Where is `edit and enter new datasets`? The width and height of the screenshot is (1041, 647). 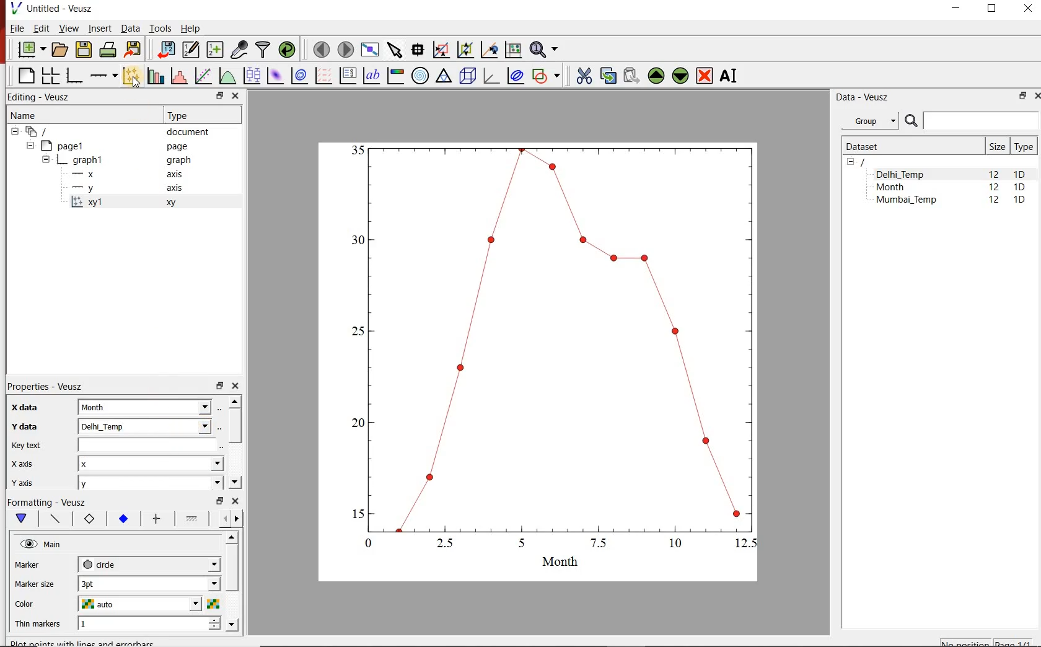
edit and enter new datasets is located at coordinates (190, 50).